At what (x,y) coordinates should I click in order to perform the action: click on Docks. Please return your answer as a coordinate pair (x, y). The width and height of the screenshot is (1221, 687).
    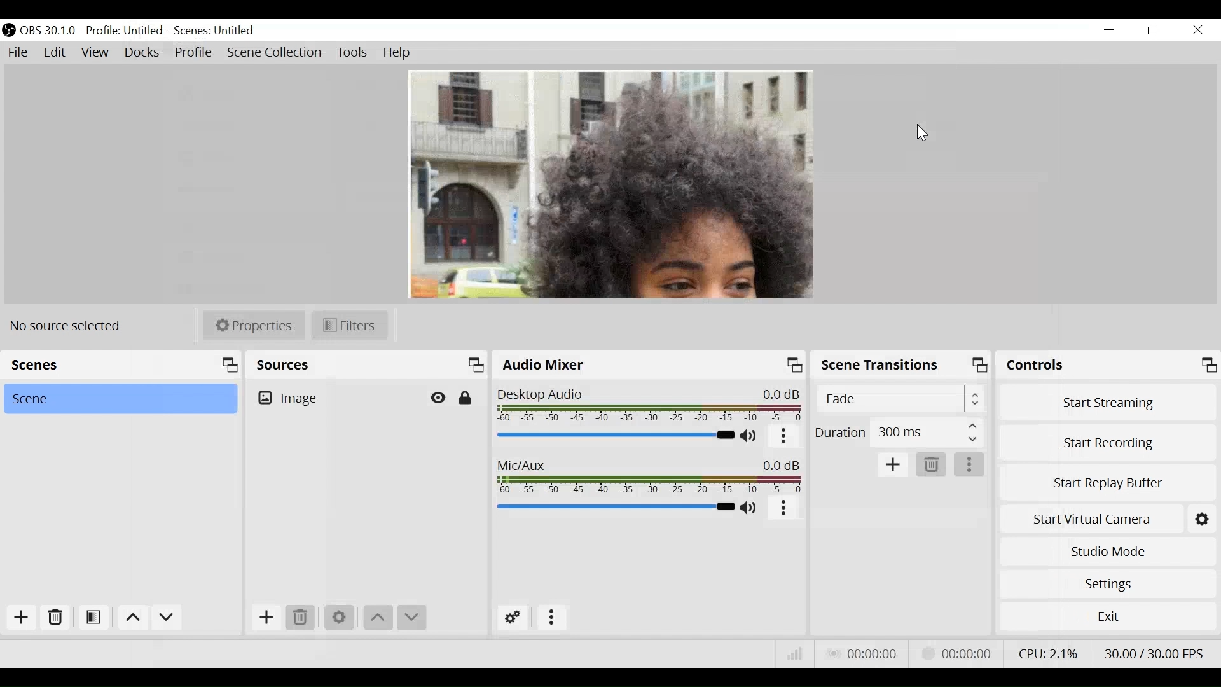
    Looking at the image, I should click on (141, 53).